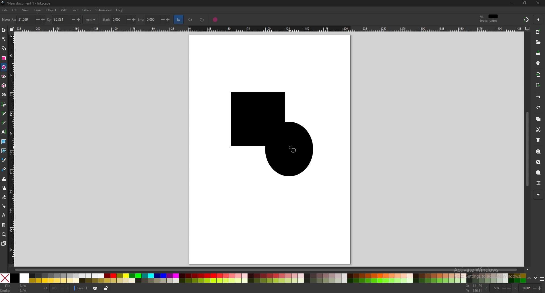  I want to click on zoom page, so click(538, 173).